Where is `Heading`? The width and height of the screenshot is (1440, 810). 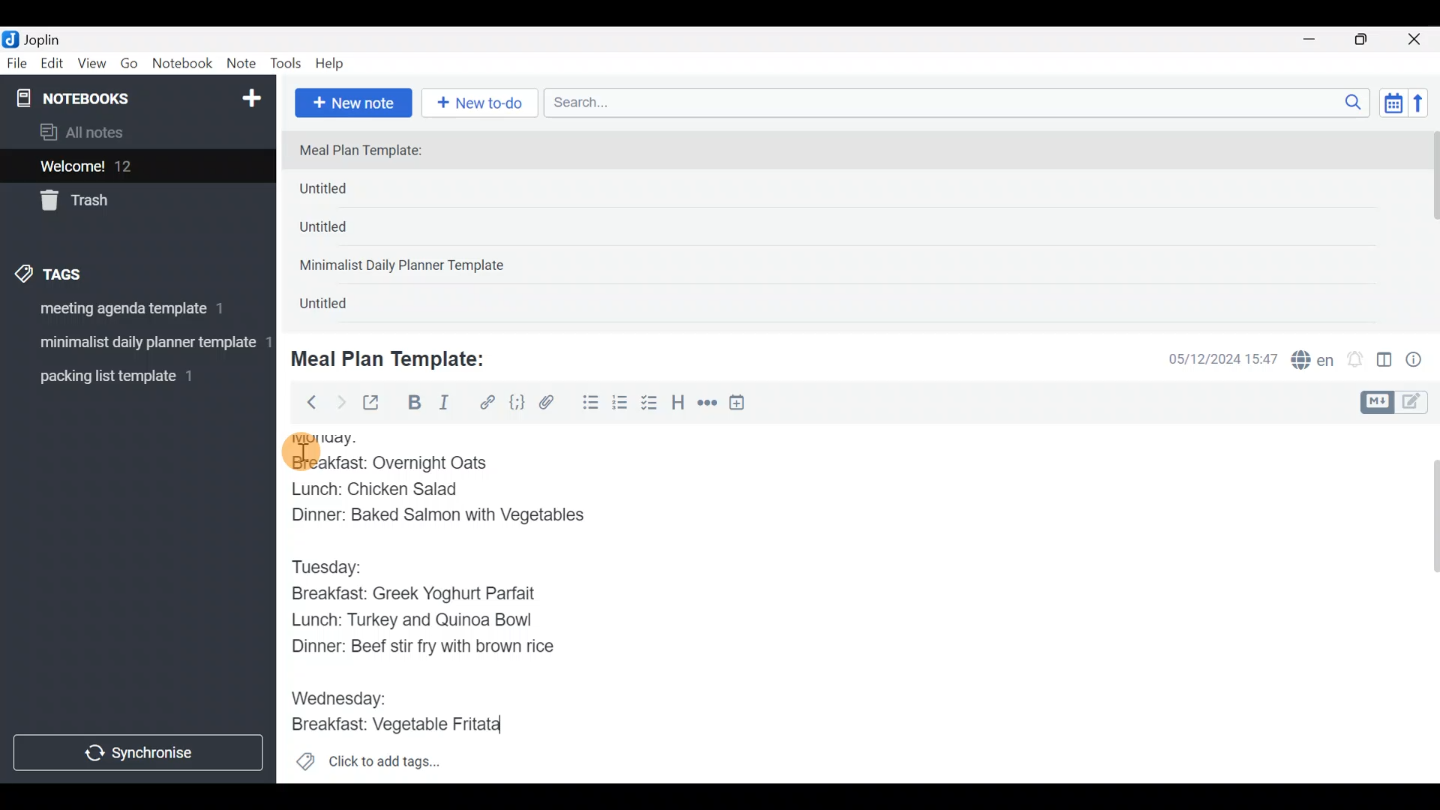
Heading is located at coordinates (679, 405).